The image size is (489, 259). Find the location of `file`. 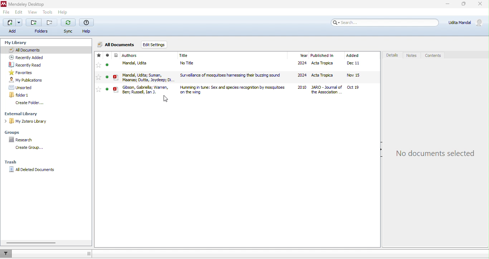

file is located at coordinates (250, 77).